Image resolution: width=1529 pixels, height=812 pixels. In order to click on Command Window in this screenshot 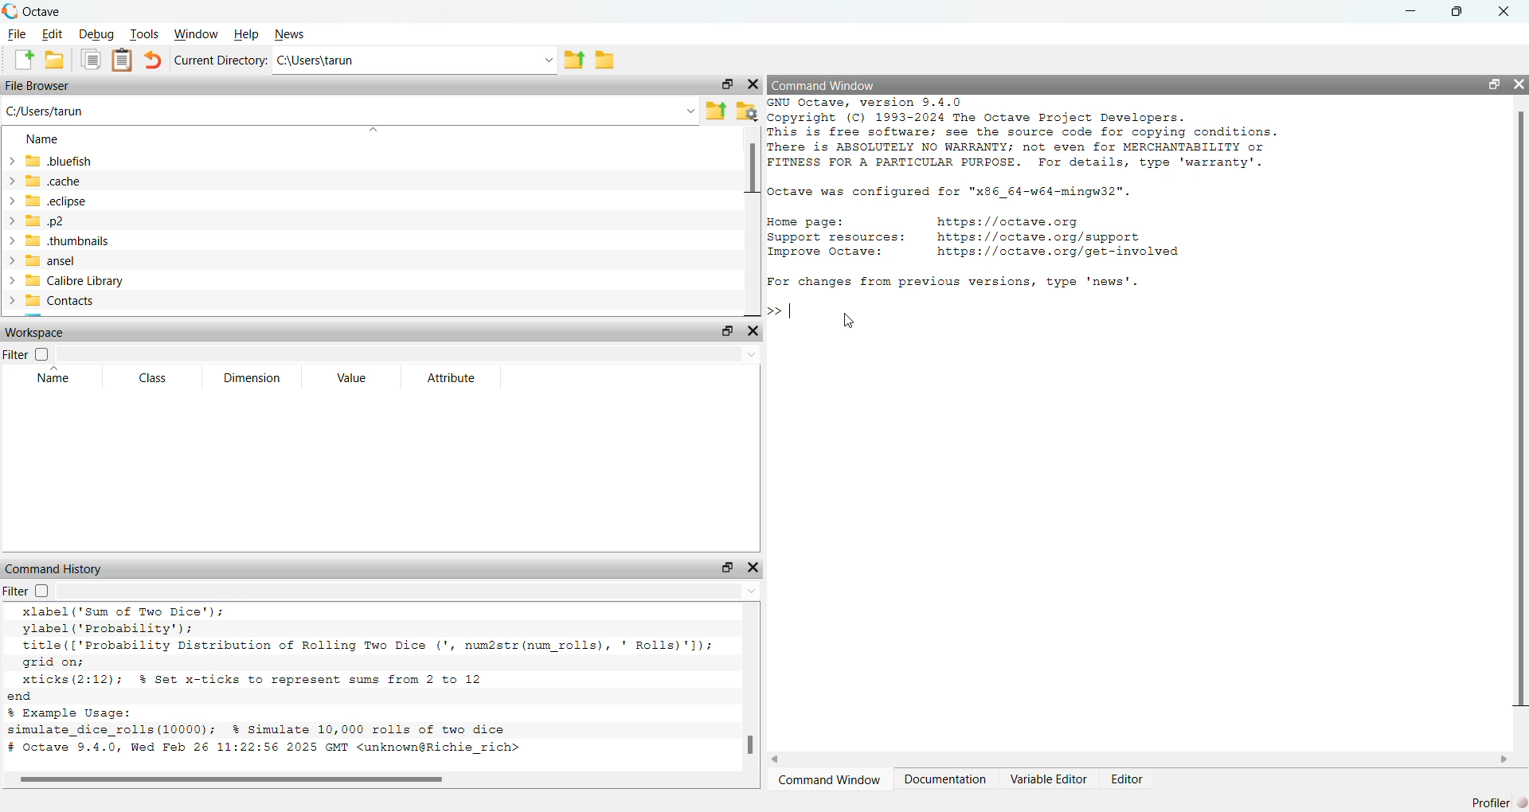, I will do `click(828, 782)`.